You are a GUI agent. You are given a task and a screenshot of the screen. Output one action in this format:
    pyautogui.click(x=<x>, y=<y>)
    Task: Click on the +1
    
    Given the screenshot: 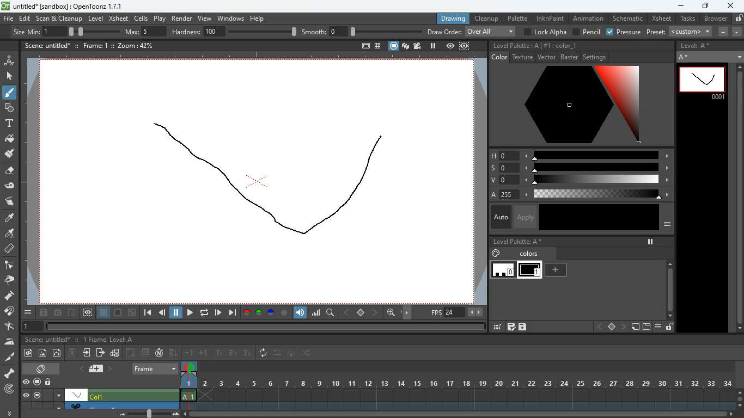 What is the action you would take?
    pyautogui.click(x=204, y=353)
    